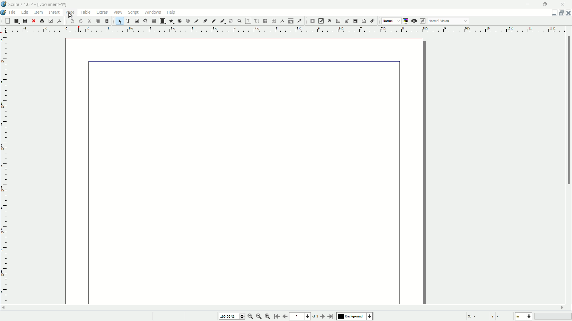 This screenshot has height=321, width=572. I want to click on zoom in or out, so click(240, 21).